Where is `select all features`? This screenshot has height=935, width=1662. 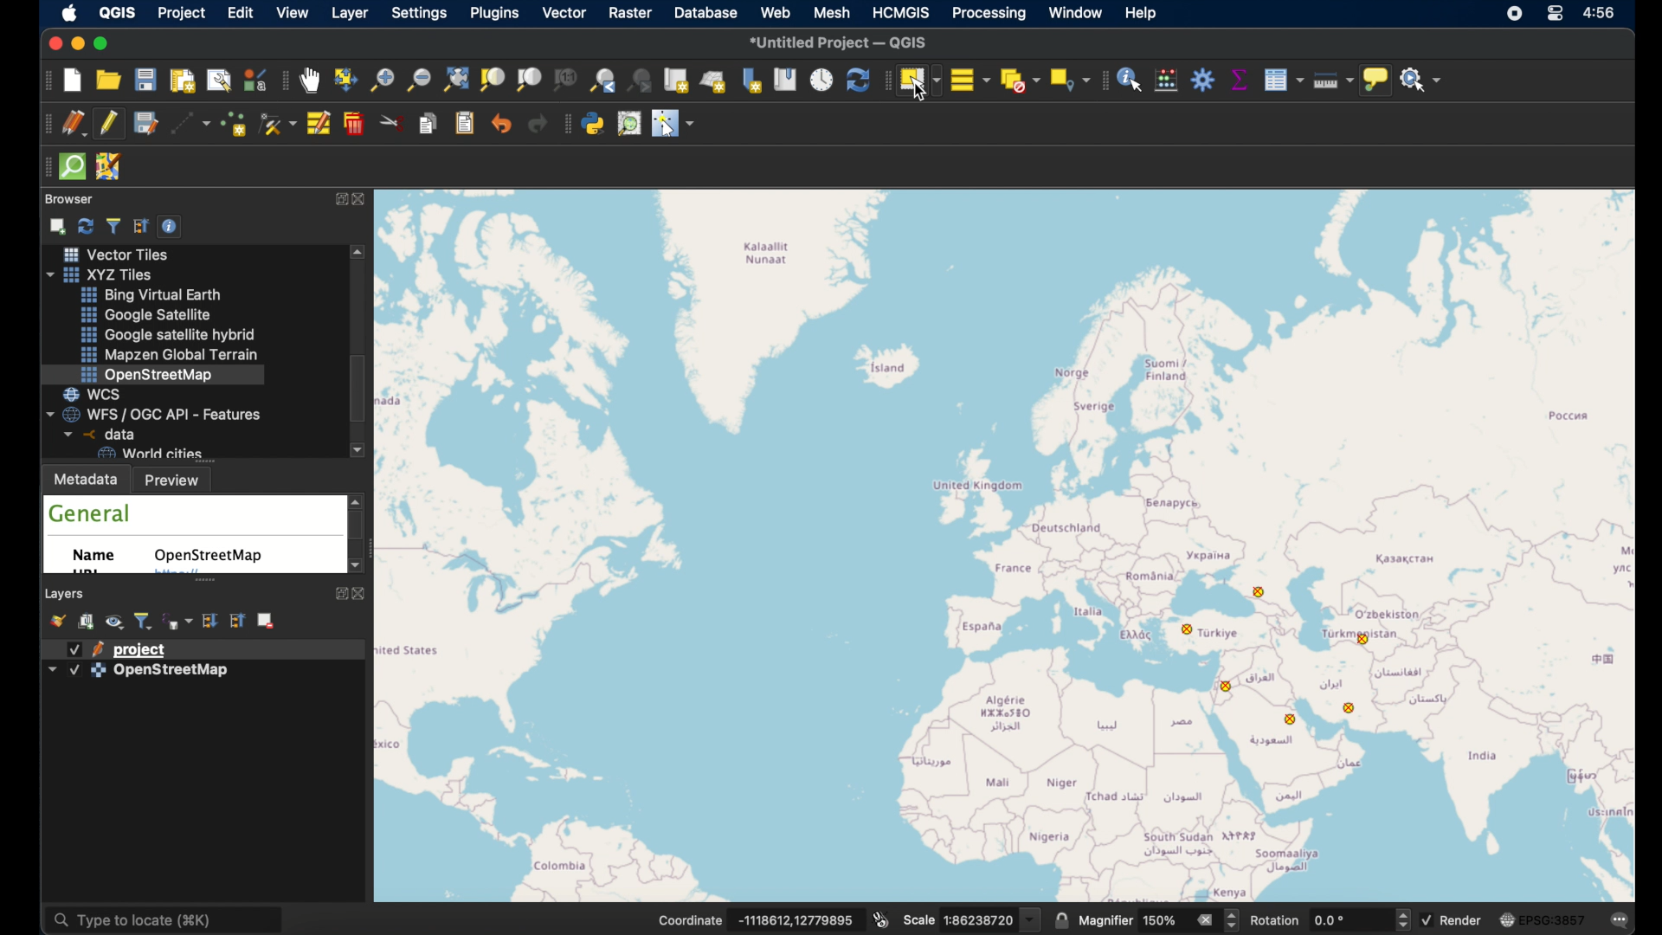 select all features is located at coordinates (970, 79).